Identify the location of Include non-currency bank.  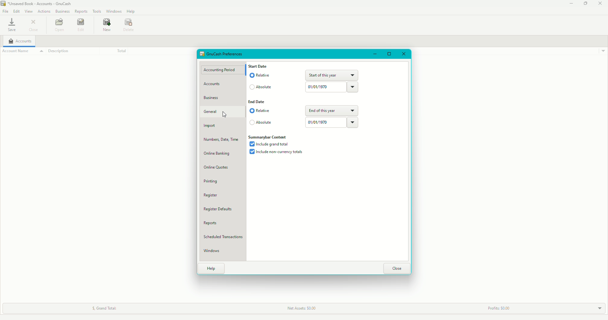
(277, 154).